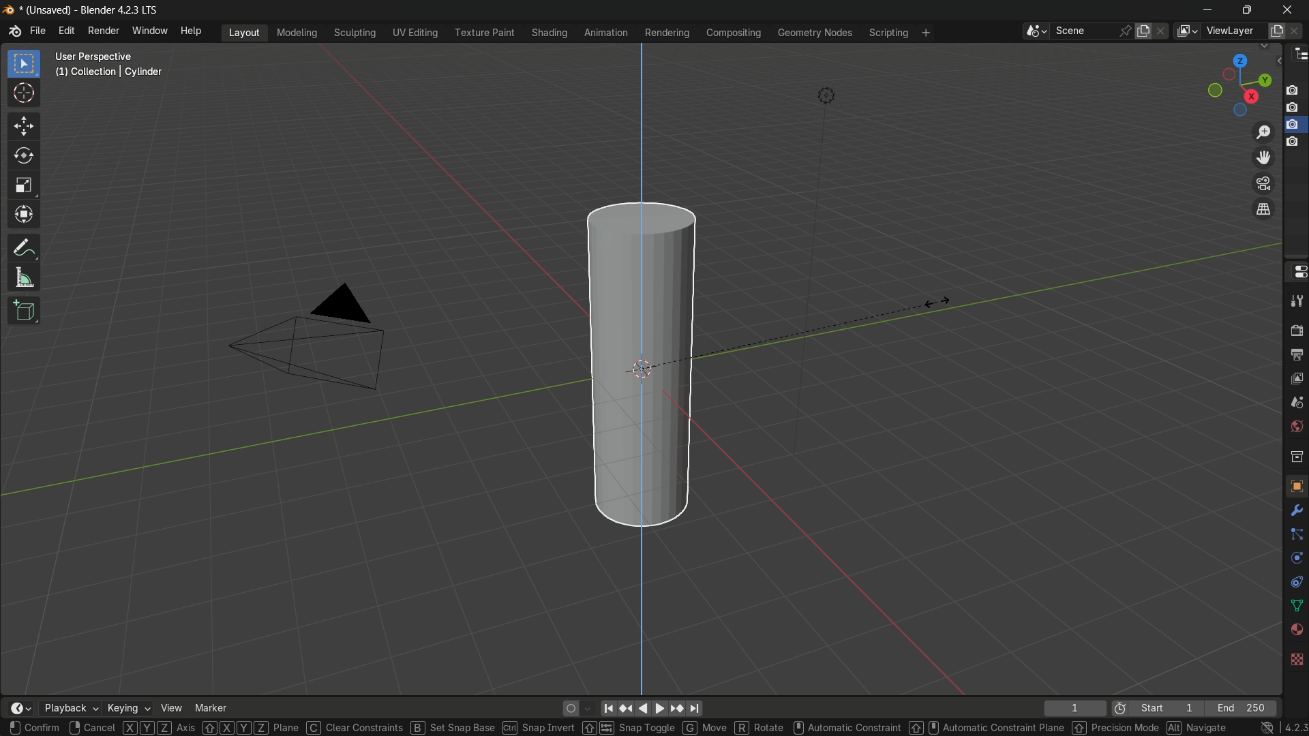 The width and height of the screenshot is (1309, 736). What do you see at coordinates (69, 708) in the screenshot?
I see `playback` at bounding box center [69, 708].